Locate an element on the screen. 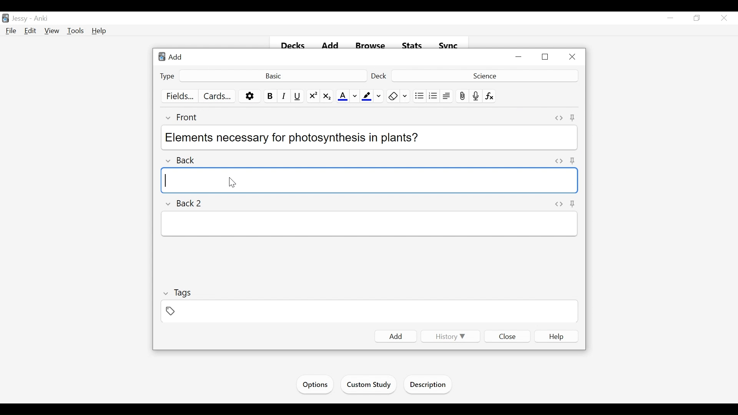  Back is located at coordinates (186, 158).